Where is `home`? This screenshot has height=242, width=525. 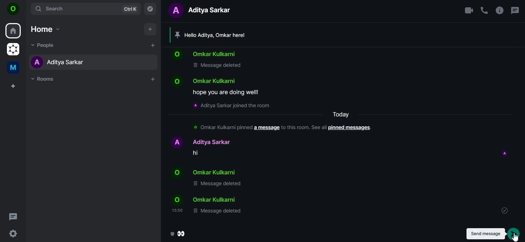
home is located at coordinates (13, 31).